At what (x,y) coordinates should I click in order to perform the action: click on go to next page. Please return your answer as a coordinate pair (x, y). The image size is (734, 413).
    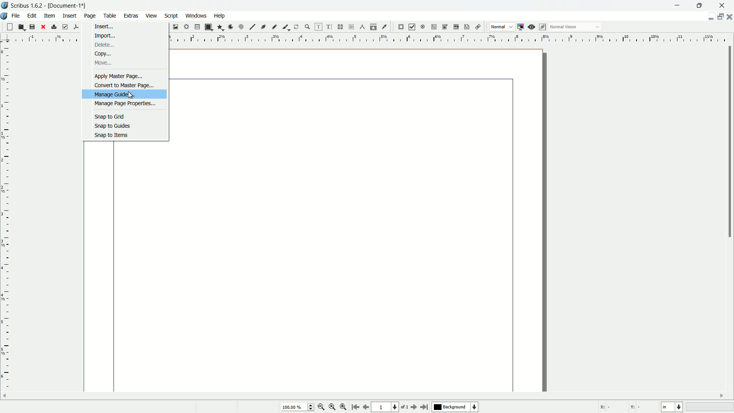
    Looking at the image, I should click on (412, 407).